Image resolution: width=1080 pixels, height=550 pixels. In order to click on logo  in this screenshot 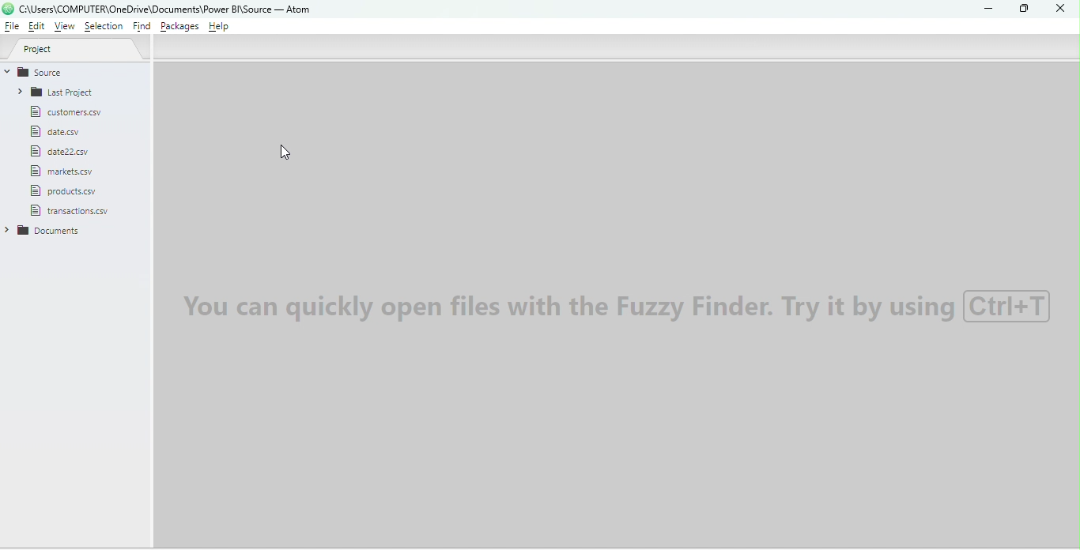, I will do `click(8, 9)`.